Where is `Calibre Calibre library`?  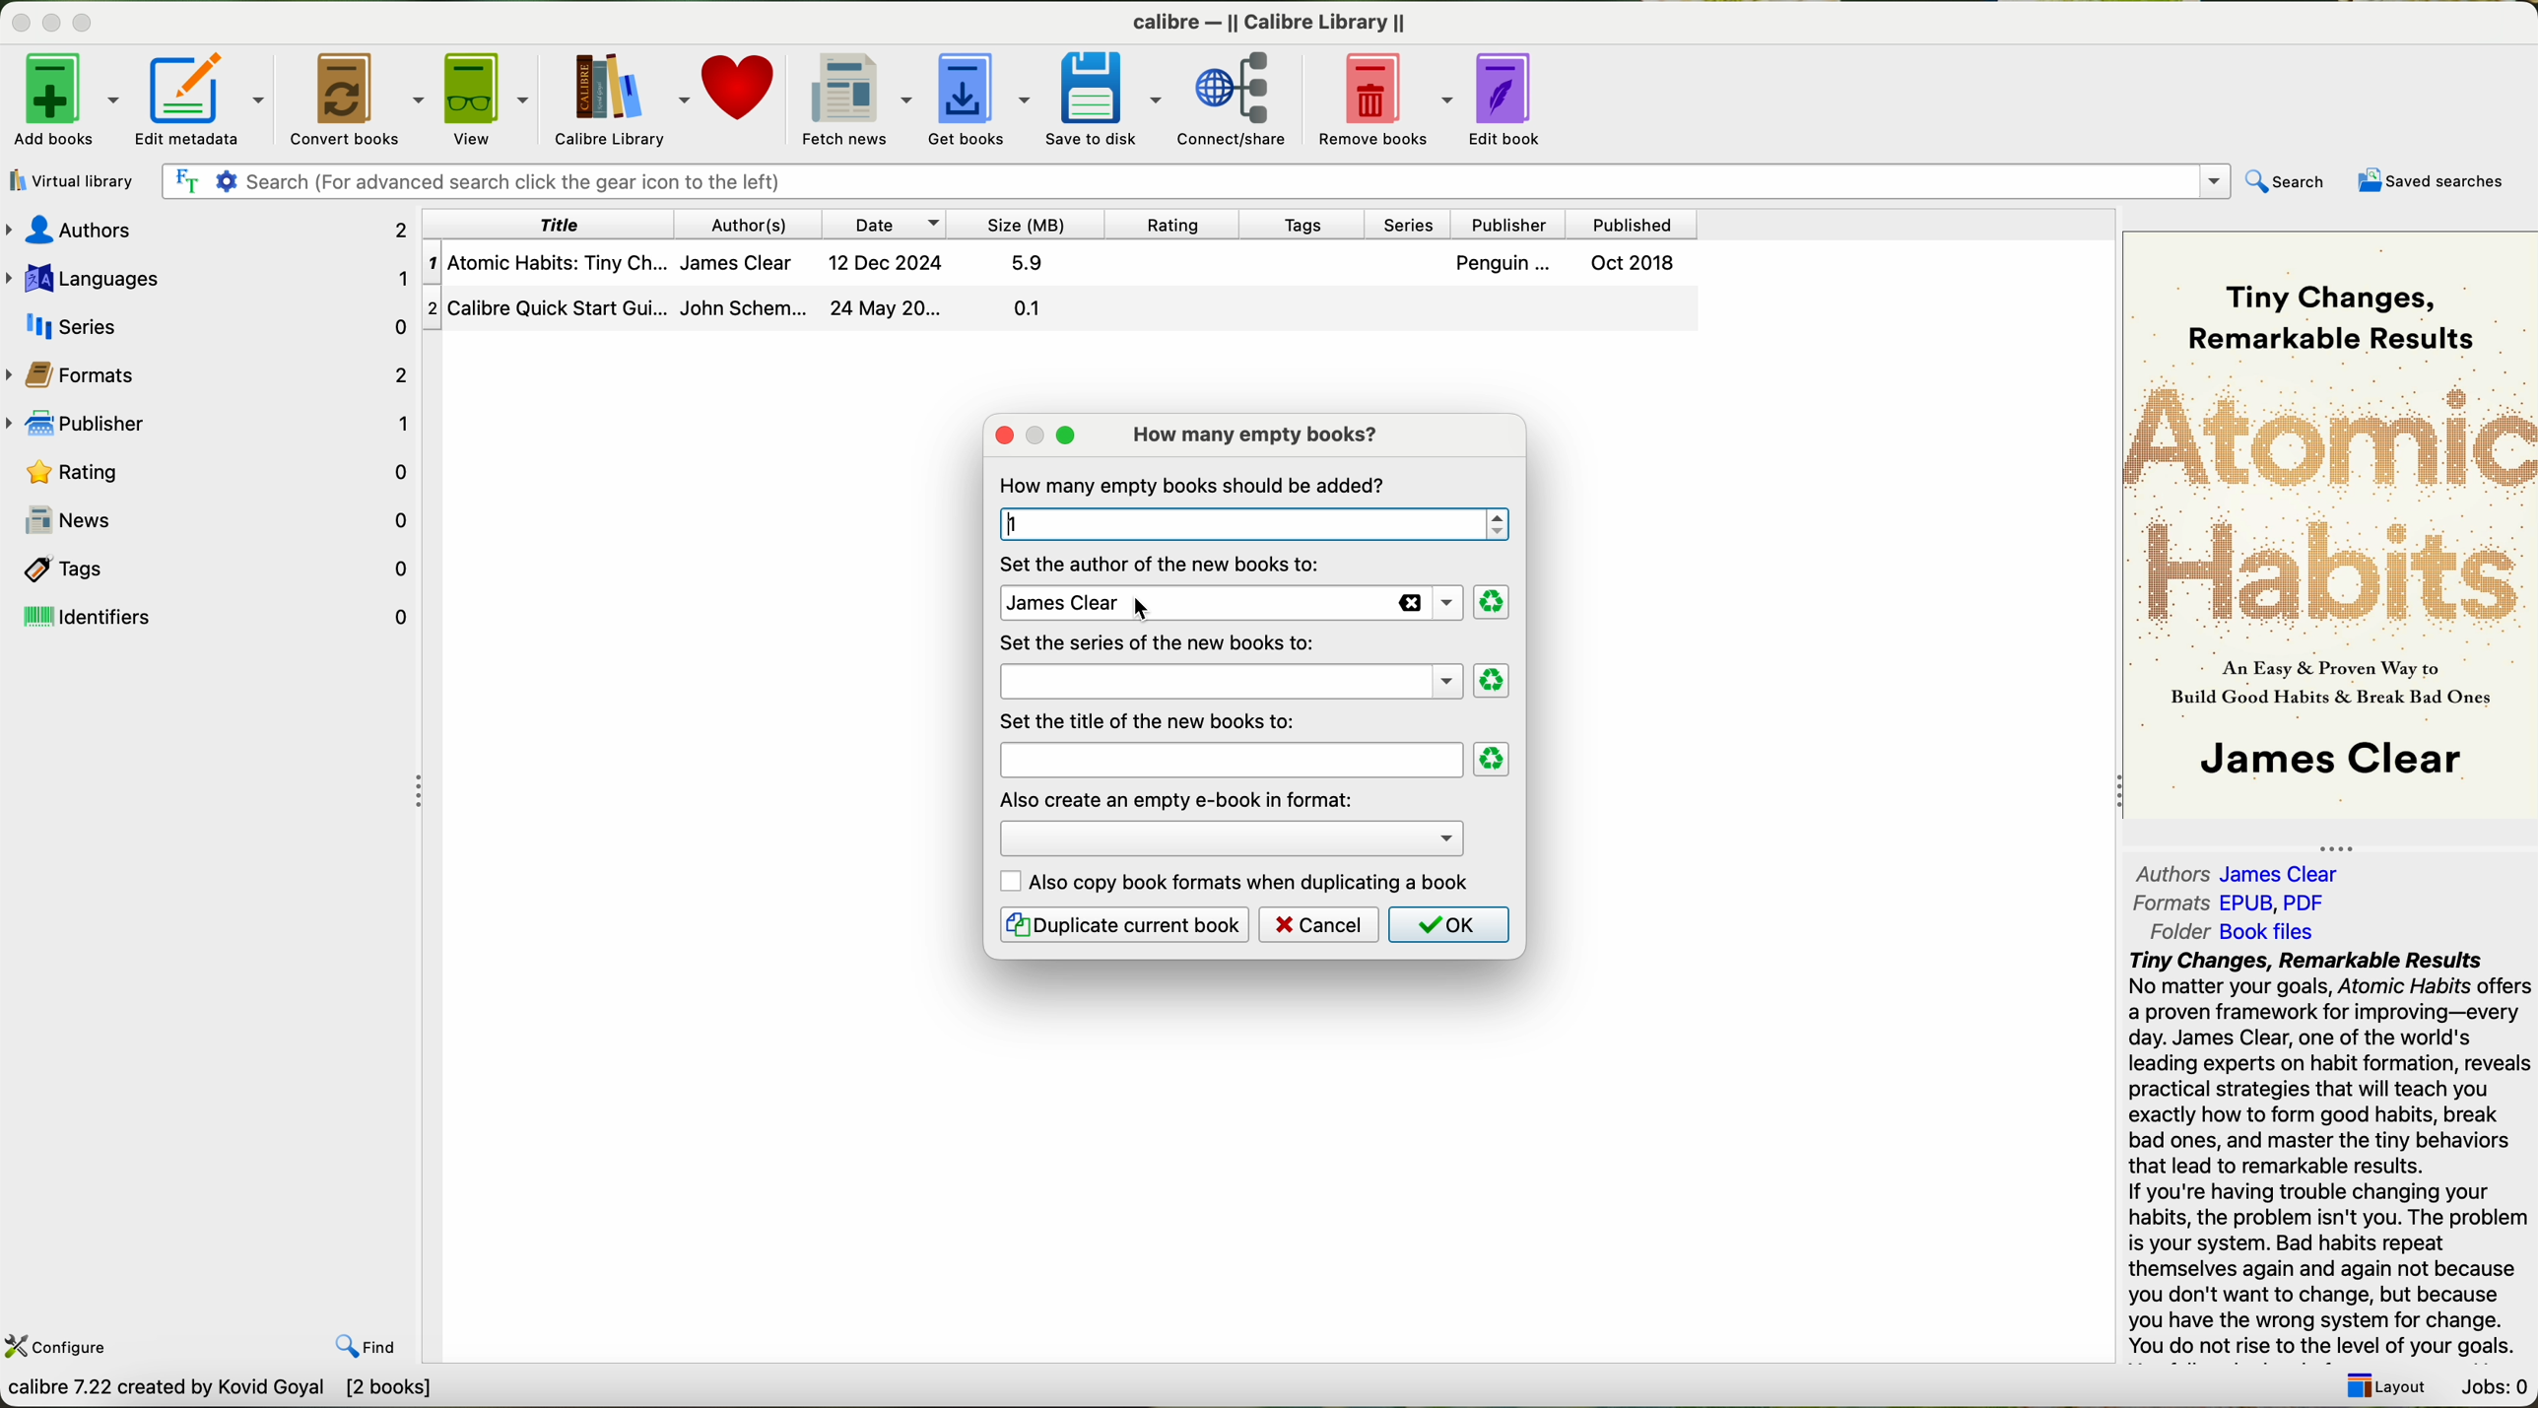
Calibre Calibre library is located at coordinates (1277, 18).